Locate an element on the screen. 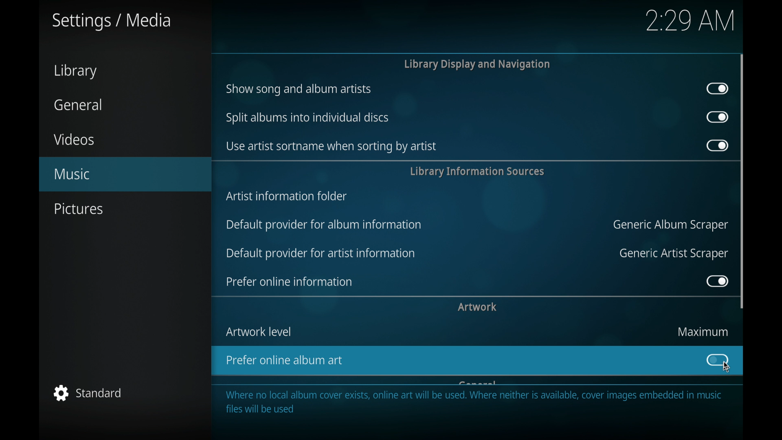 Image resolution: width=782 pixels, height=440 pixels. 2:29 AM is located at coordinates (692, 23).